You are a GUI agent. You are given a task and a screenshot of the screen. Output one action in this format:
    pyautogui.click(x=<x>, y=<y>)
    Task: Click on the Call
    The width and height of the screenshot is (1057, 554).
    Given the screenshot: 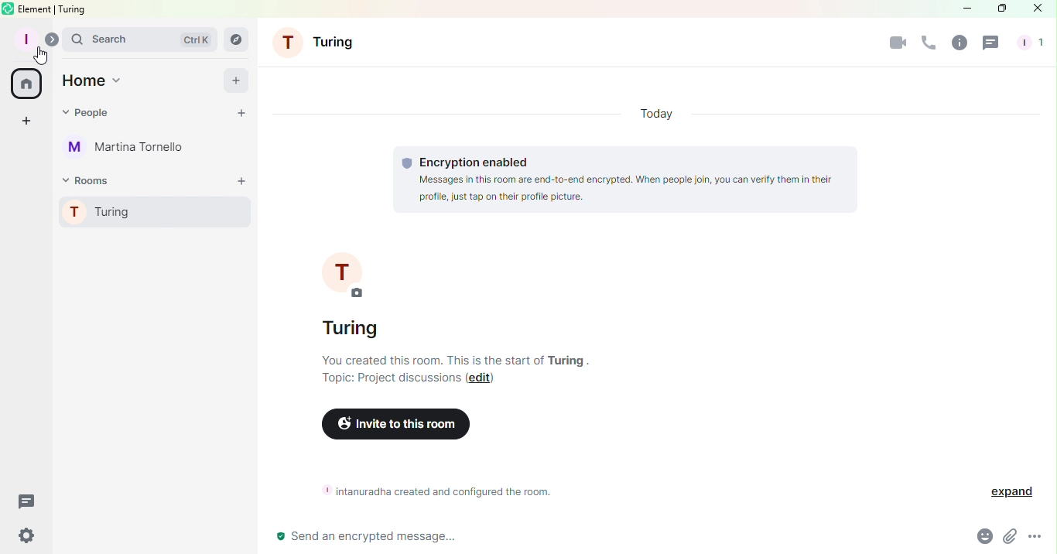 What is the action you would take?
    pyautogui.click(x=925, y=46)
    